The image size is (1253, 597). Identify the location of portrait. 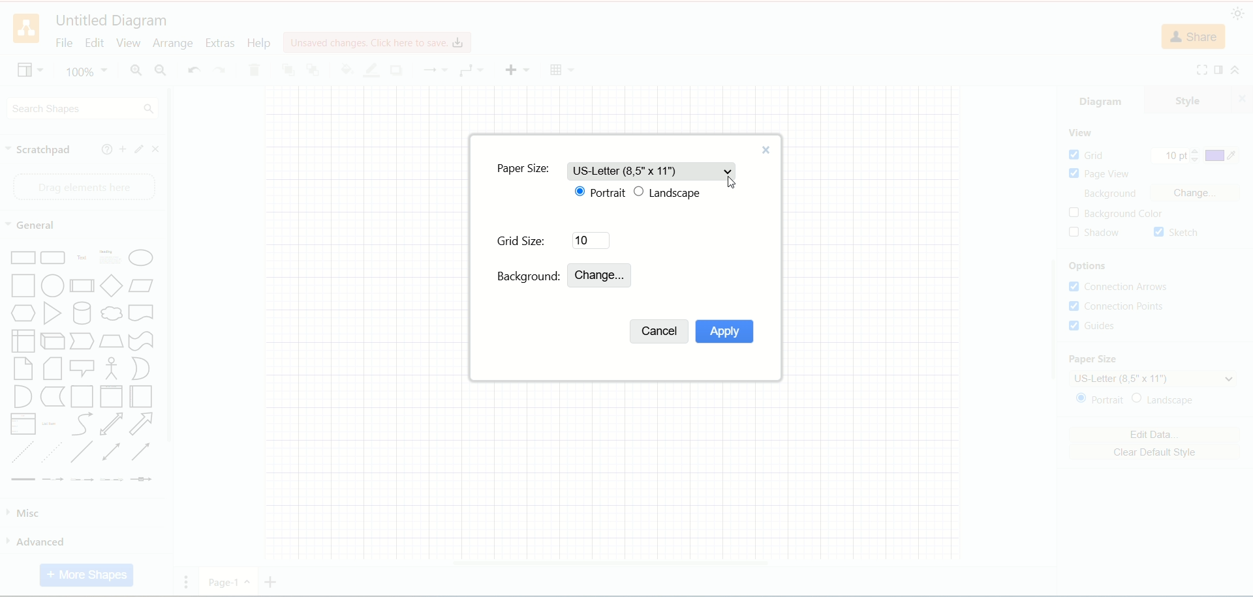
(1099, 401).